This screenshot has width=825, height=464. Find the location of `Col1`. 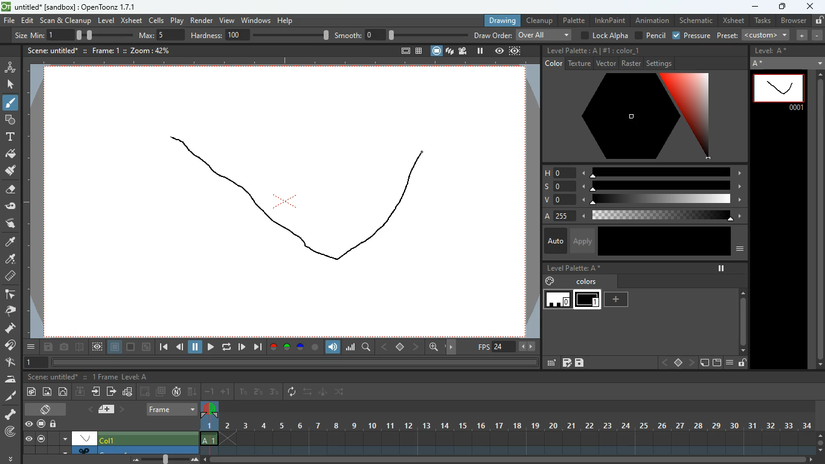

Col1 is located at coordinates (112, 440).